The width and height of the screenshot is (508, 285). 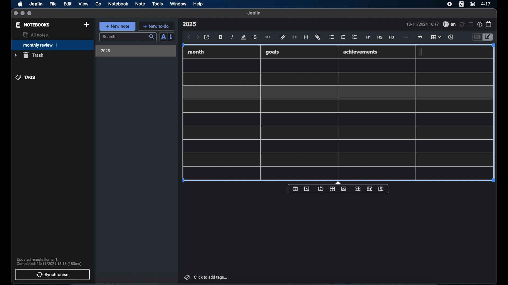 What do you see at coordinates (358, 189) in the screenshot?
I see `insert column before` at bounding box center [358, 189].